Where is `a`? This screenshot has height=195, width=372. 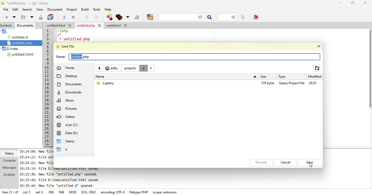 a is located at coordinates (64, 150).